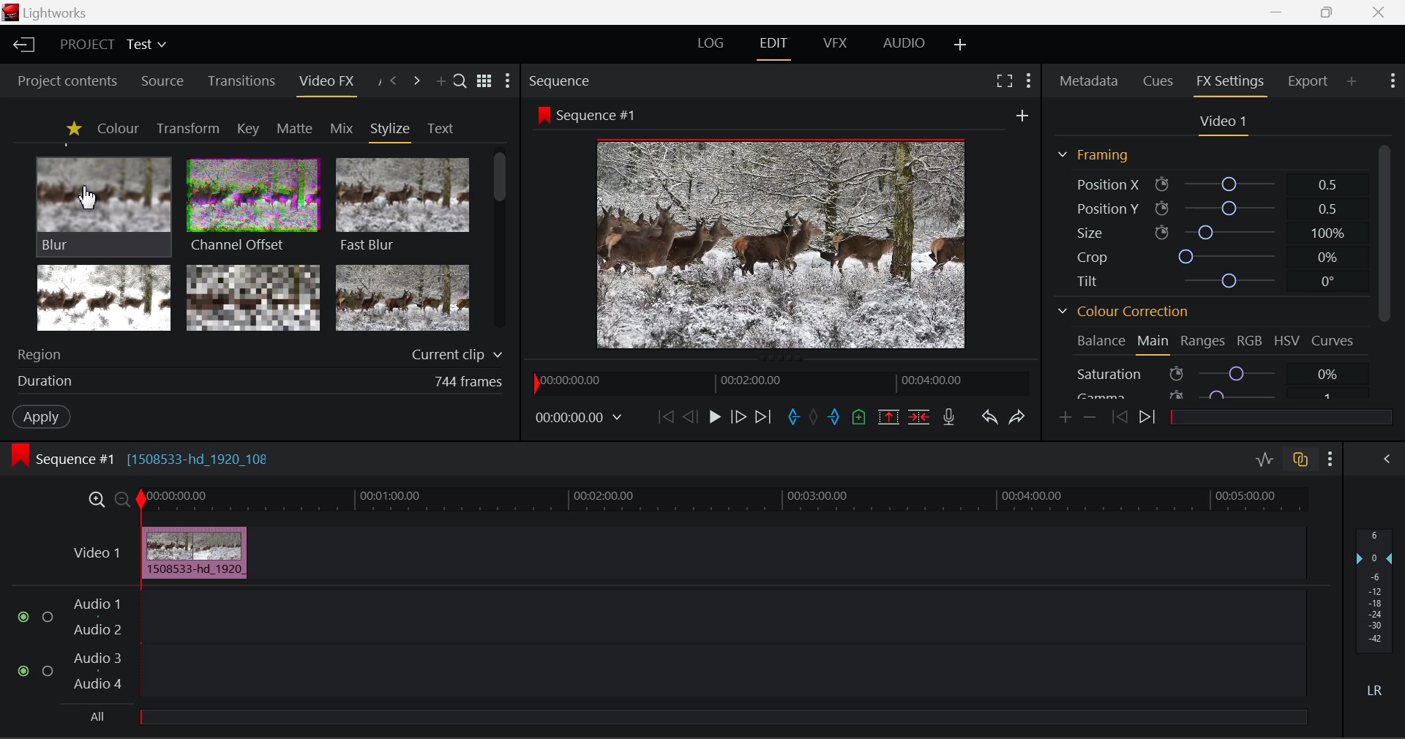 Image resolution: width=1405 pixels, height=739 pixels. What do you see at coordinates (1207, 230) in the screenshot?
I see `Size` at bounding box center [1207, 230].